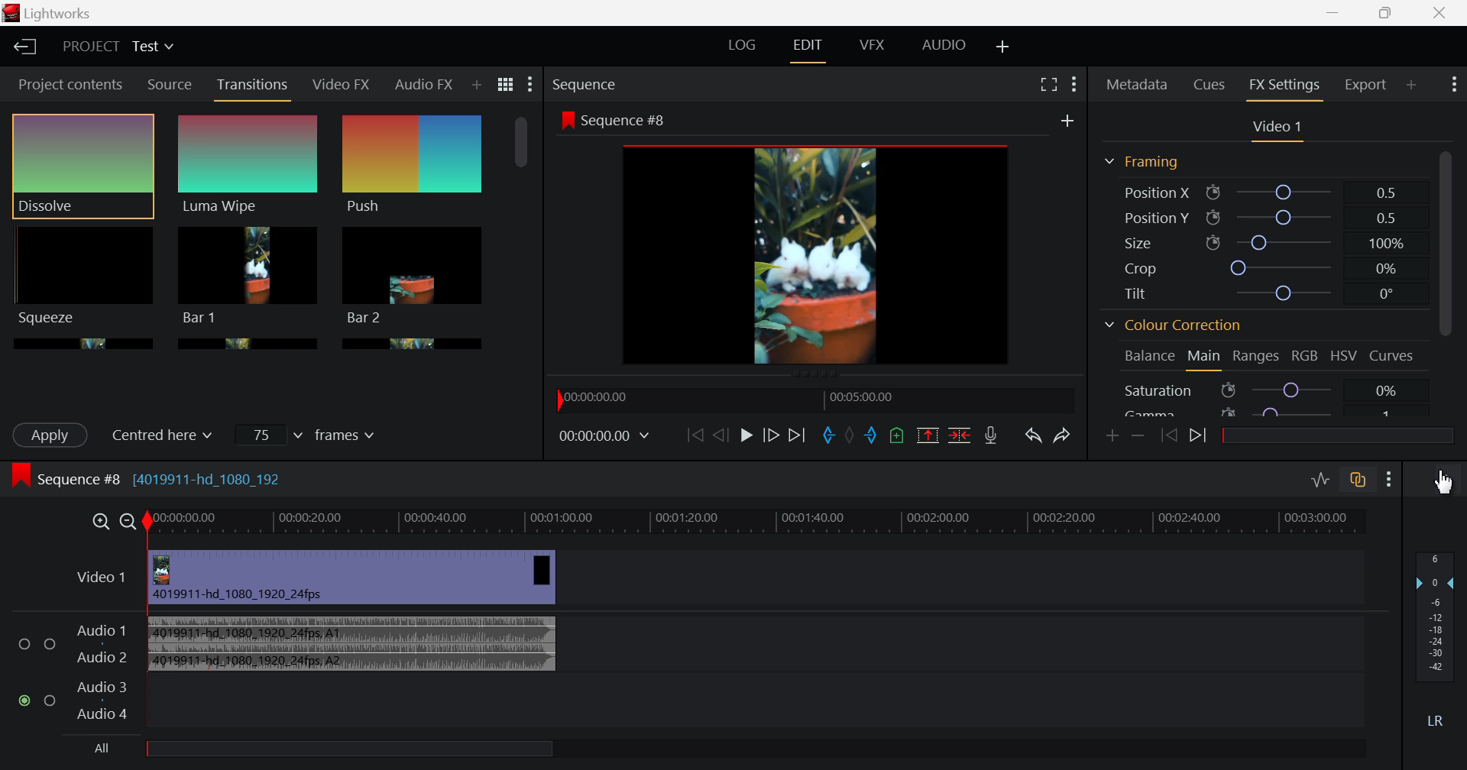 The height and width of the screenshot is (770, 1467). What do you see at coordinates (1278, 131) in the screenshot?
I see `Video Settings` at bounding box center [1278, 131].